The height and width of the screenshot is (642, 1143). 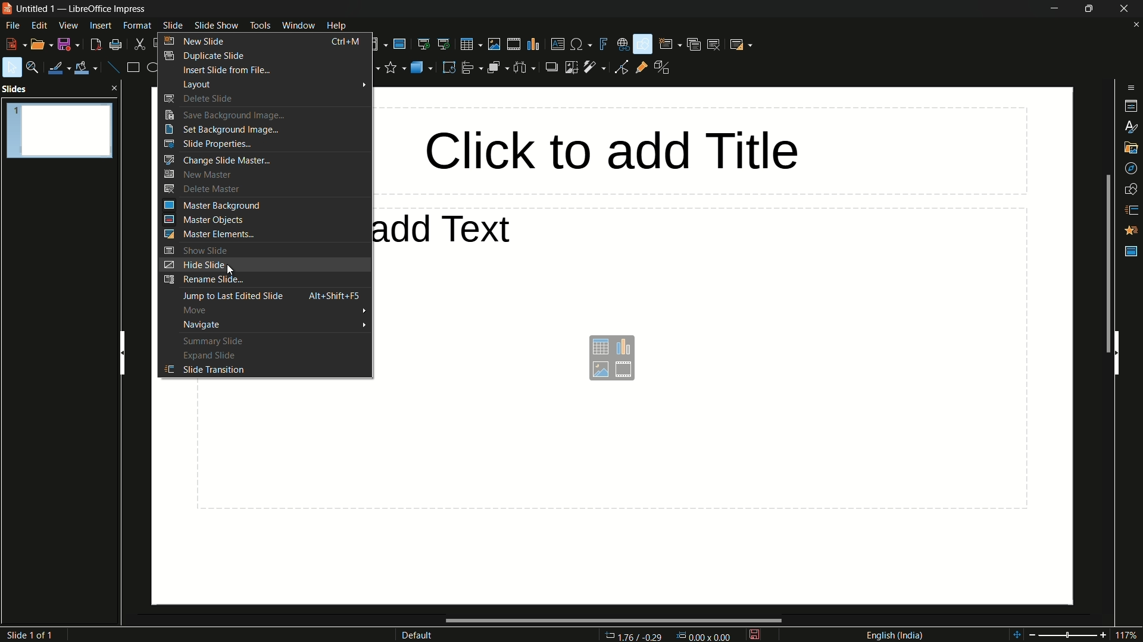 I want to click on select, so click(x=11, y=67).